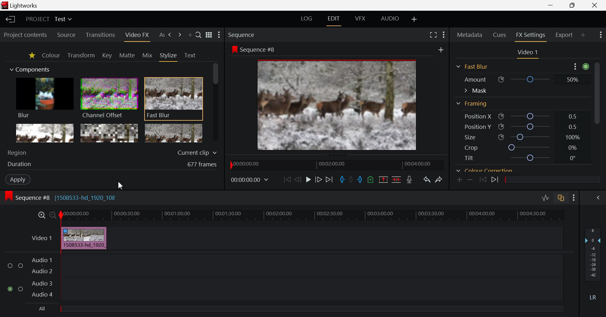 The width and height of the screenshot is (606, 317). What do you see at coordinates (160, 35) in the screenshot?
I see `Previous Panel` at bounding box center [160, 35].